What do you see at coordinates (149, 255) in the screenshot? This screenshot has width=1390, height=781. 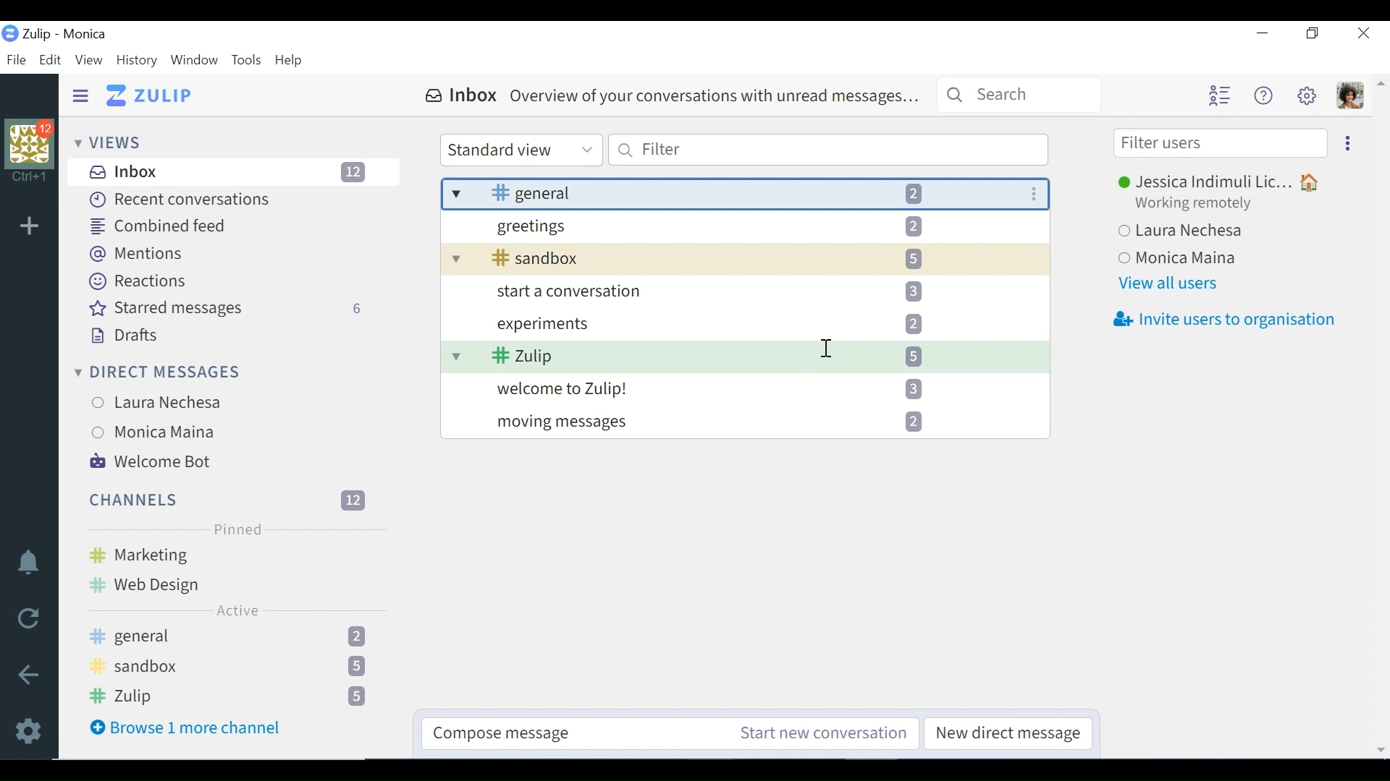 I see `Mentions` at bounding box center [149, 255].